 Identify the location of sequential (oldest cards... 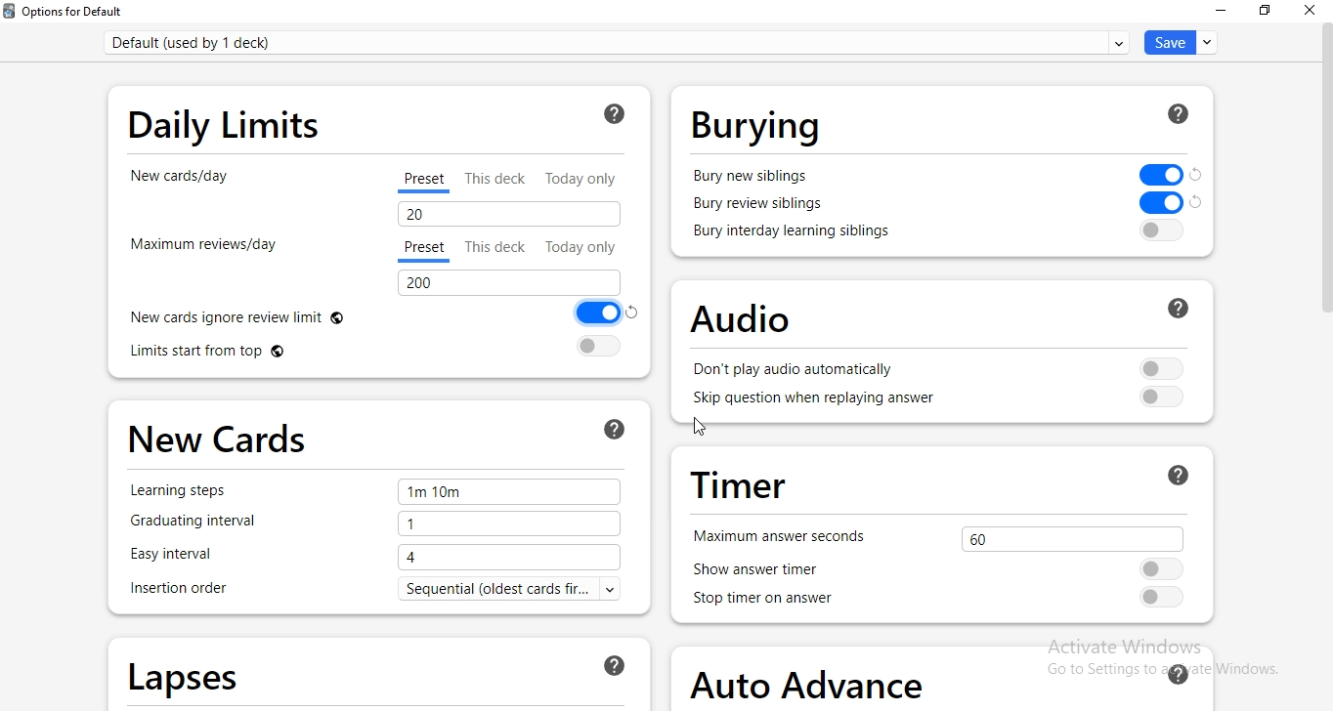
(521, 590).